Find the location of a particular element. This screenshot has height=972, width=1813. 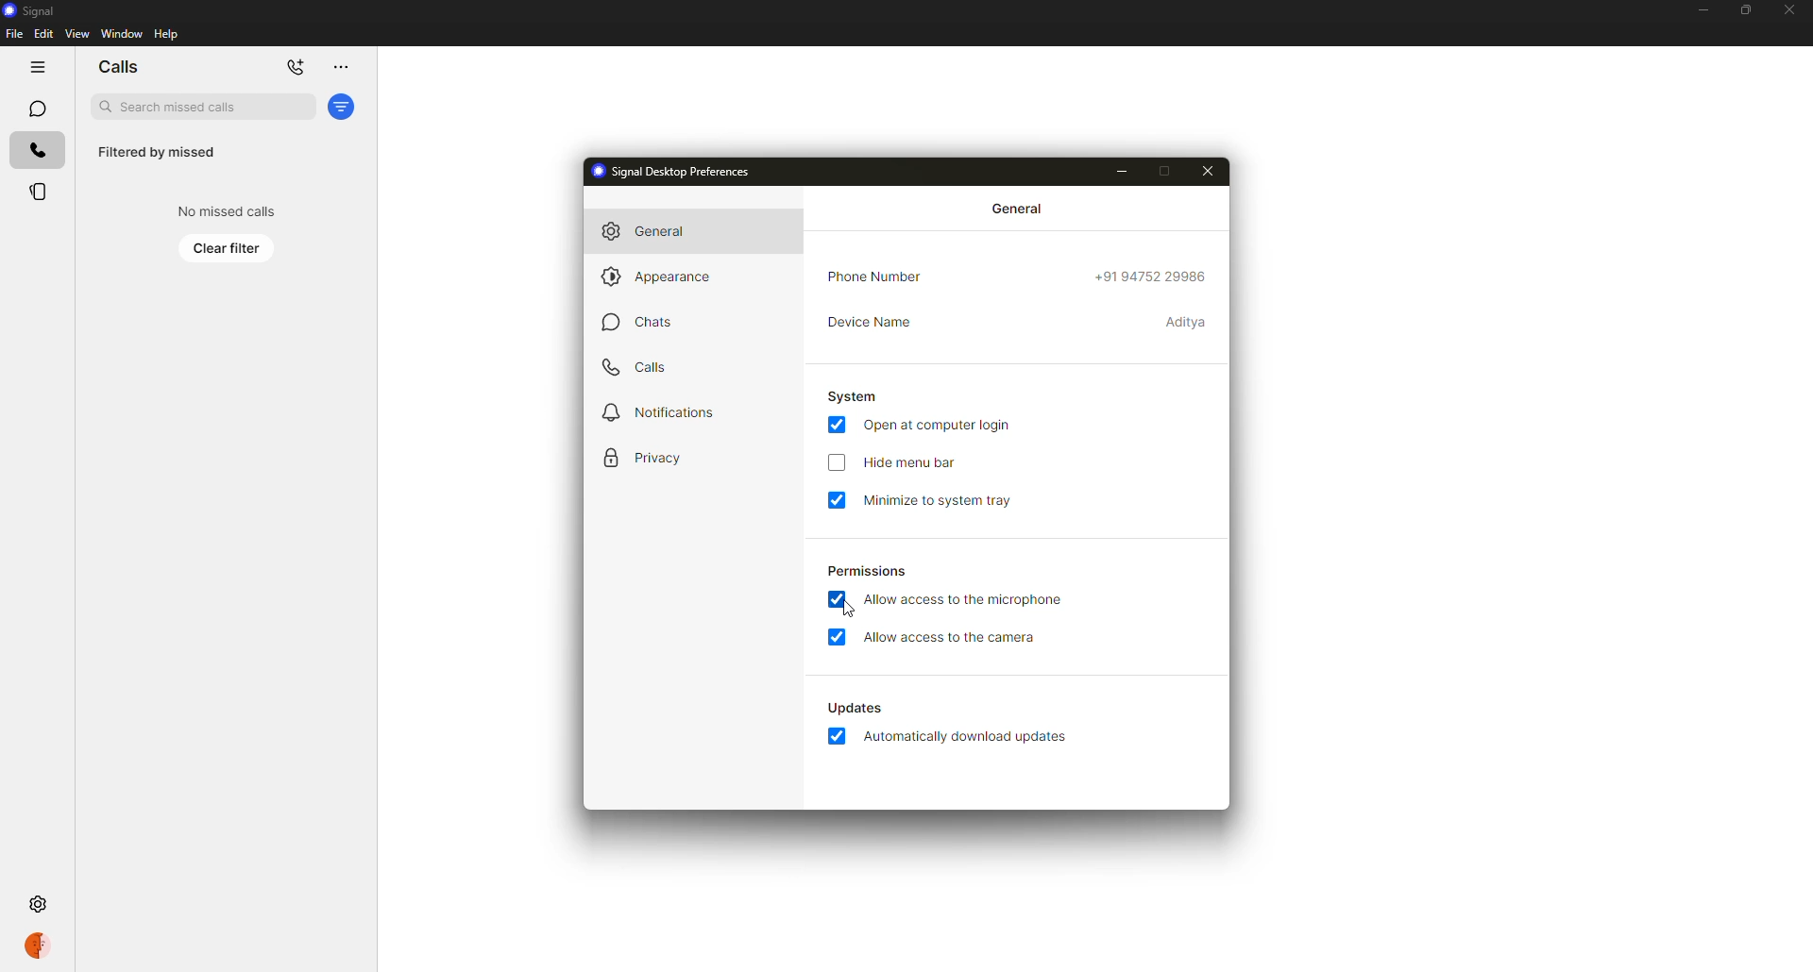

signal is located at coordinates (31, 10).